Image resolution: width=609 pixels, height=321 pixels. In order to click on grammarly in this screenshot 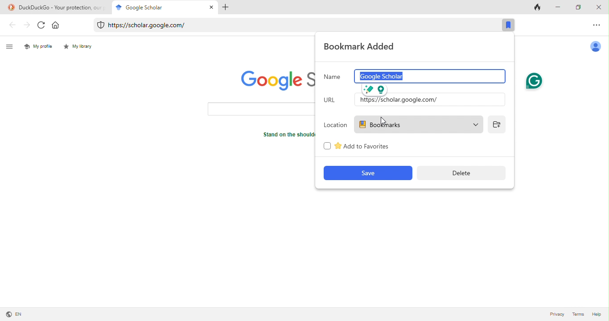, I will do `click(536, 82)`.